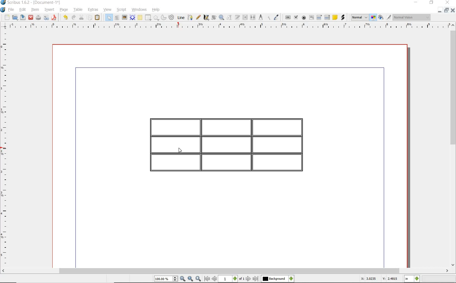 This screenshot has width=456, height=283. Describe the element at coordinates (140, 18) in the screenshot. I see `table` at that location.